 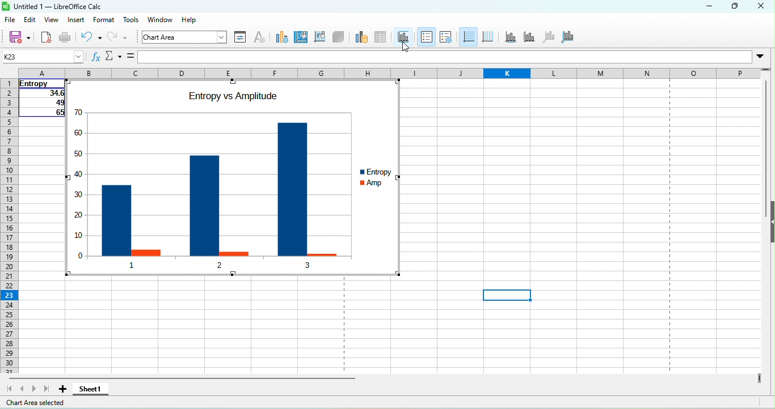 What do you see at coordinates (573, 39) in the screenshot?
I see `all axes` at bounding box center [573, 39].